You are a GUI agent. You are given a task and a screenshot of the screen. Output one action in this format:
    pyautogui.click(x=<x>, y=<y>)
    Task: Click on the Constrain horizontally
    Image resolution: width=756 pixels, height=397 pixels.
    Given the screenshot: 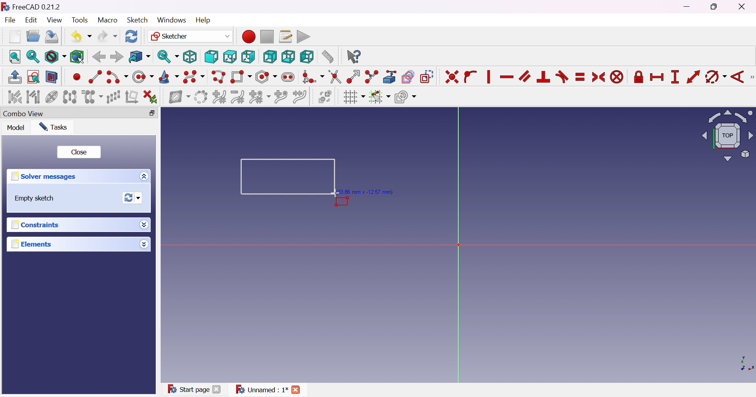 What is the action you would take?
    pyautogui.click(x=507, y=77)
    